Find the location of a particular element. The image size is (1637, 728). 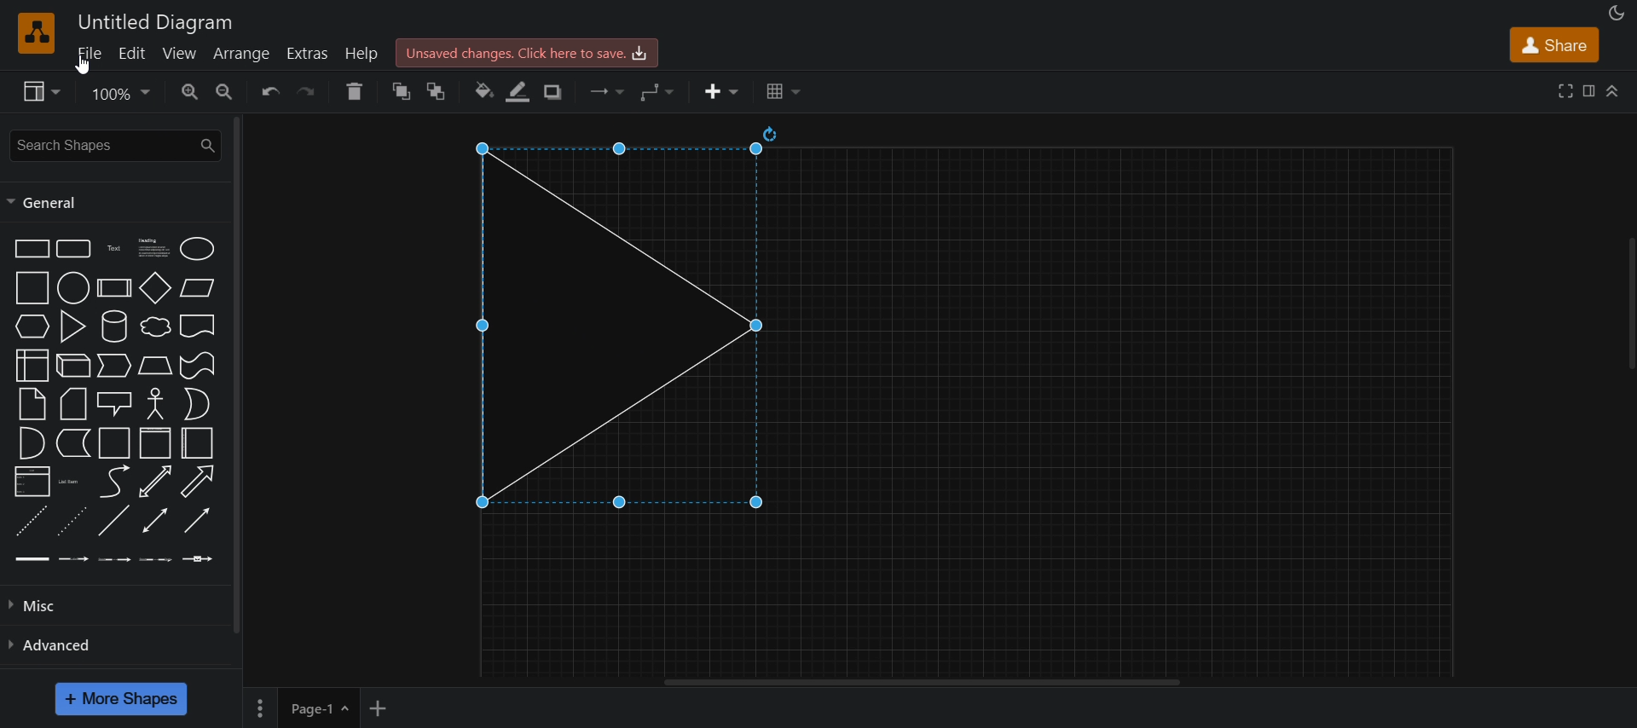

dotted line is located at coordinates (72, 522).